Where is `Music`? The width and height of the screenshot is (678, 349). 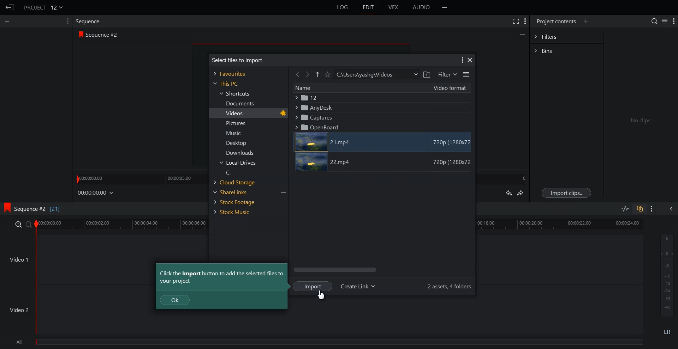 Music is located at coordinates (239, 133).